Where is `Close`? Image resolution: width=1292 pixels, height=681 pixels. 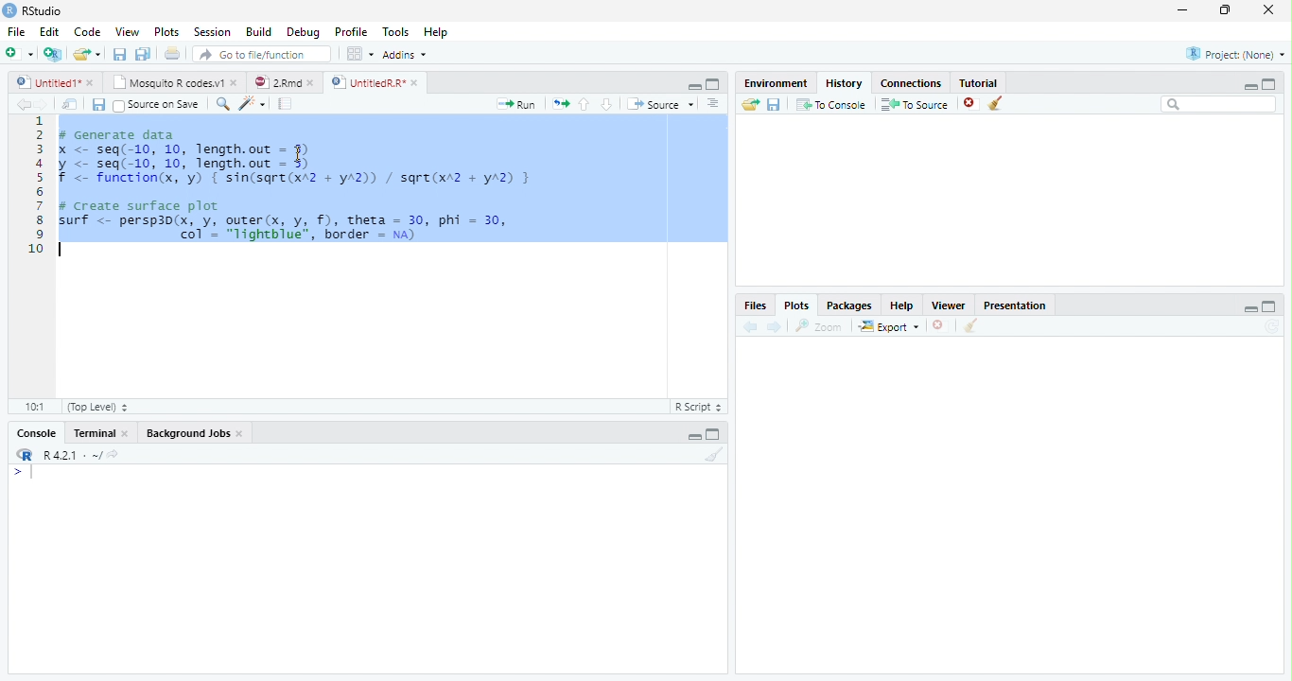 Close is located at coordinates (126, 433).